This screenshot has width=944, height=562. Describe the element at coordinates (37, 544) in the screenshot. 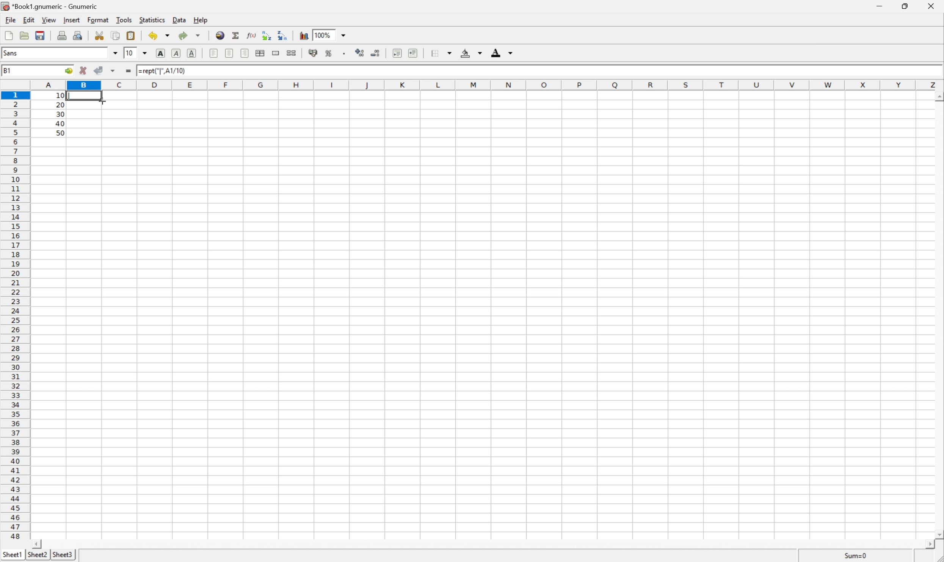

I see `Scroll Left` at that location.